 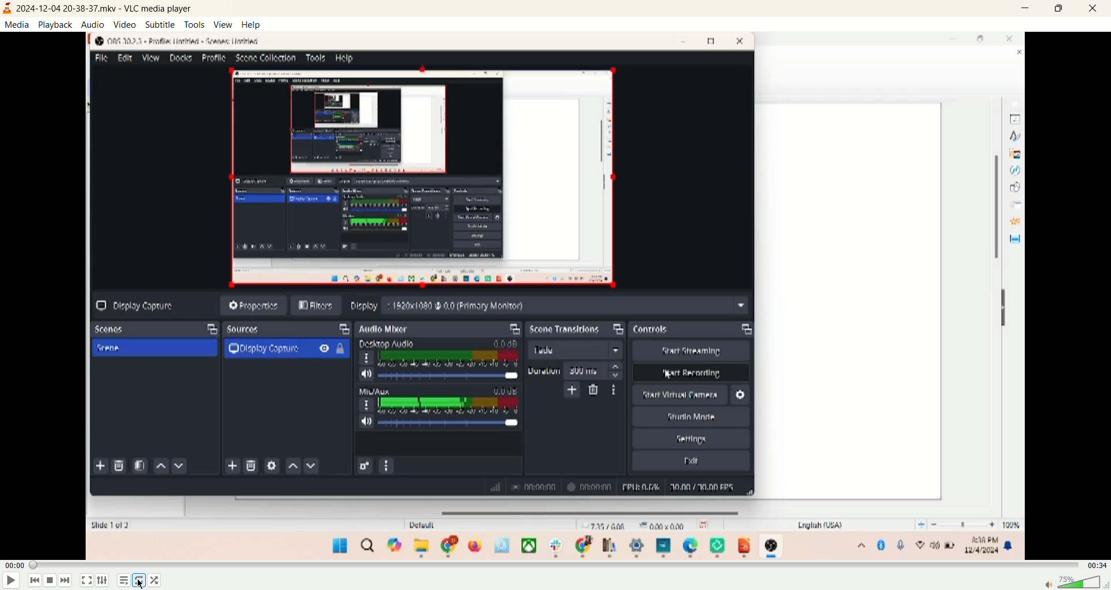 I want to click on extended settings, so click(x=103, y=581).